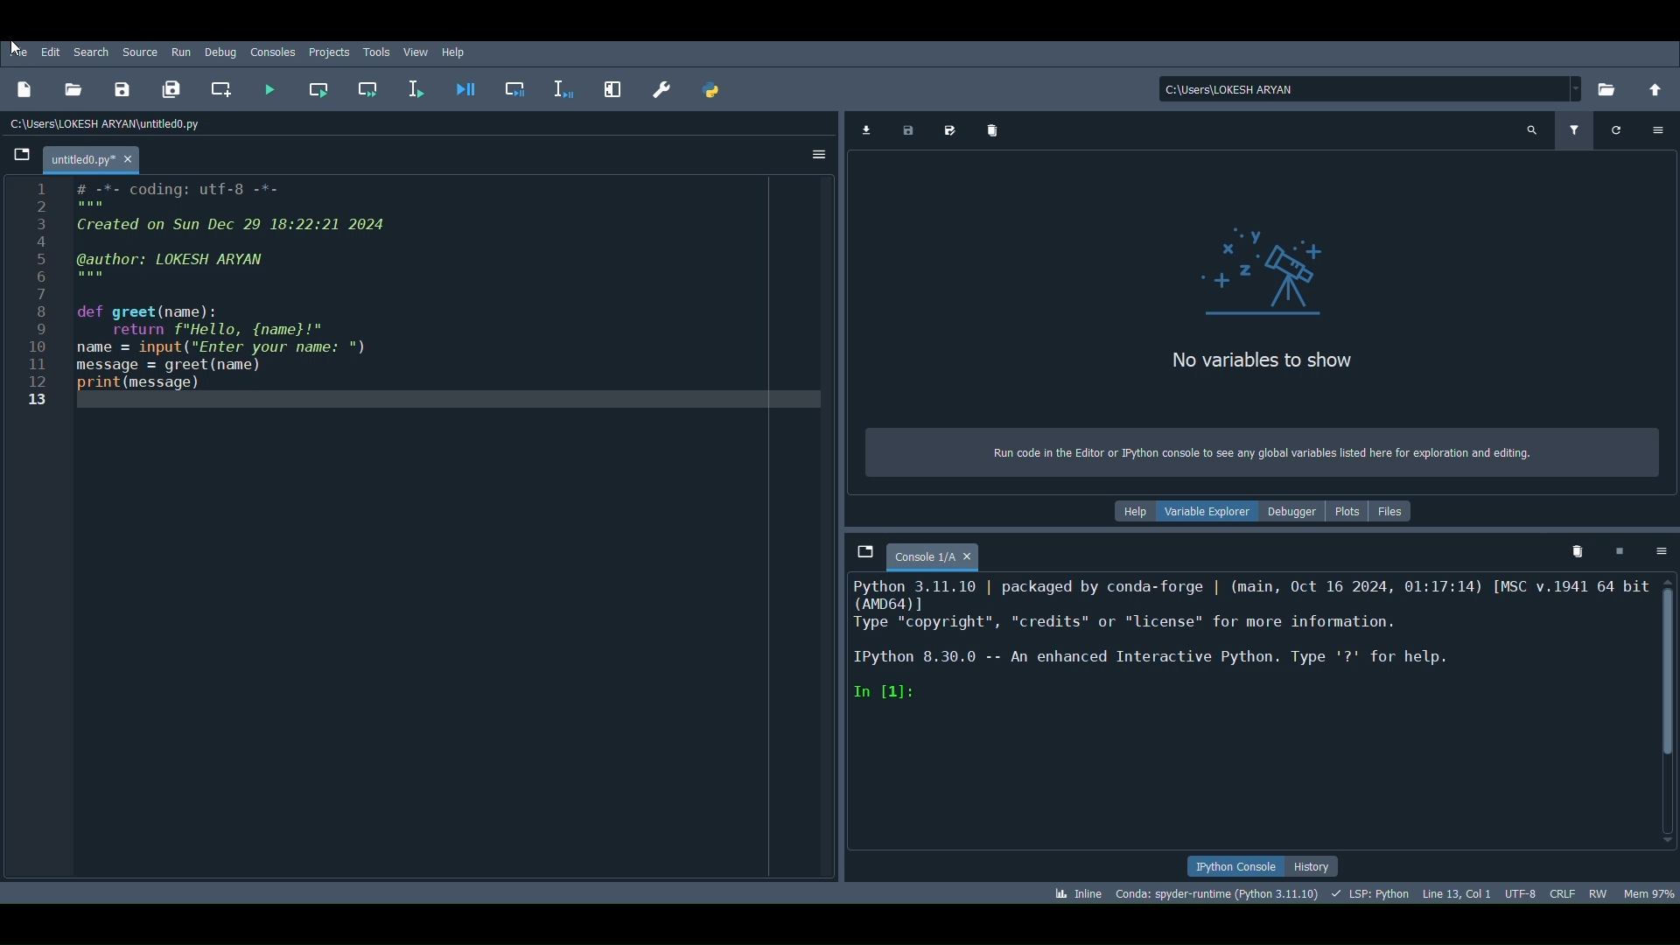 The height and width of the screenshot is (945, 1680). Describe the element at coordinates (1265, 361) in the screenshot. I see `No variables to show` at that location.